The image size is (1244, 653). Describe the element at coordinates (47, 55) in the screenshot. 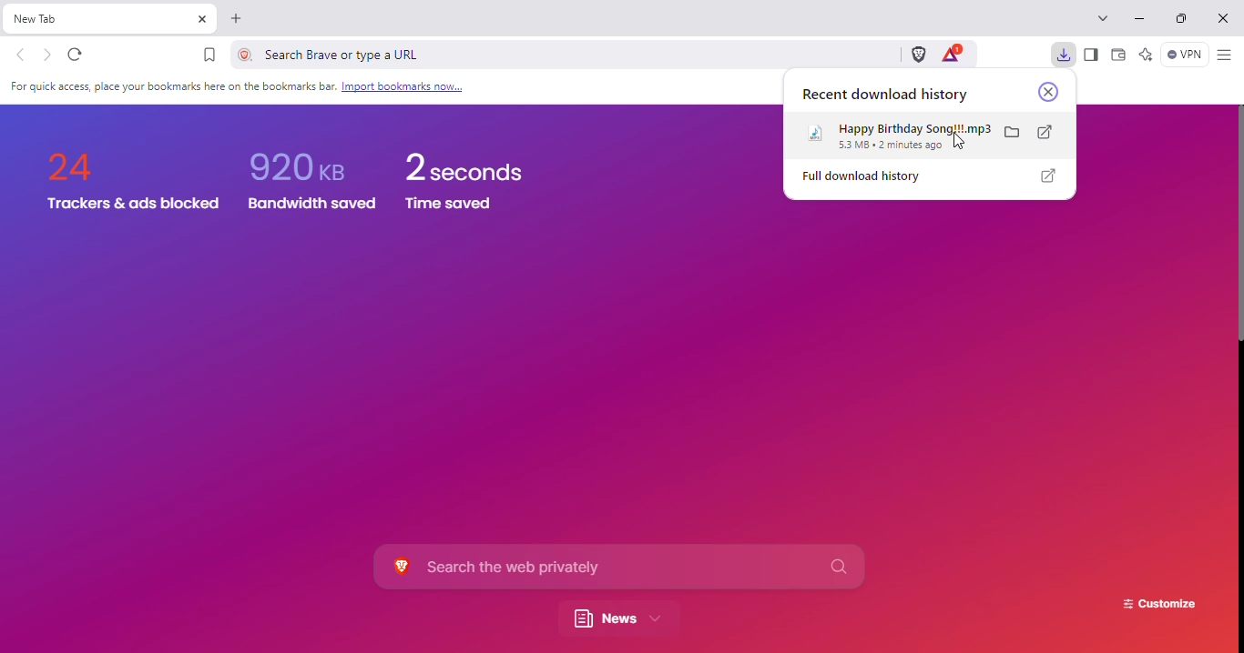

I see `click to go forward` at that location.